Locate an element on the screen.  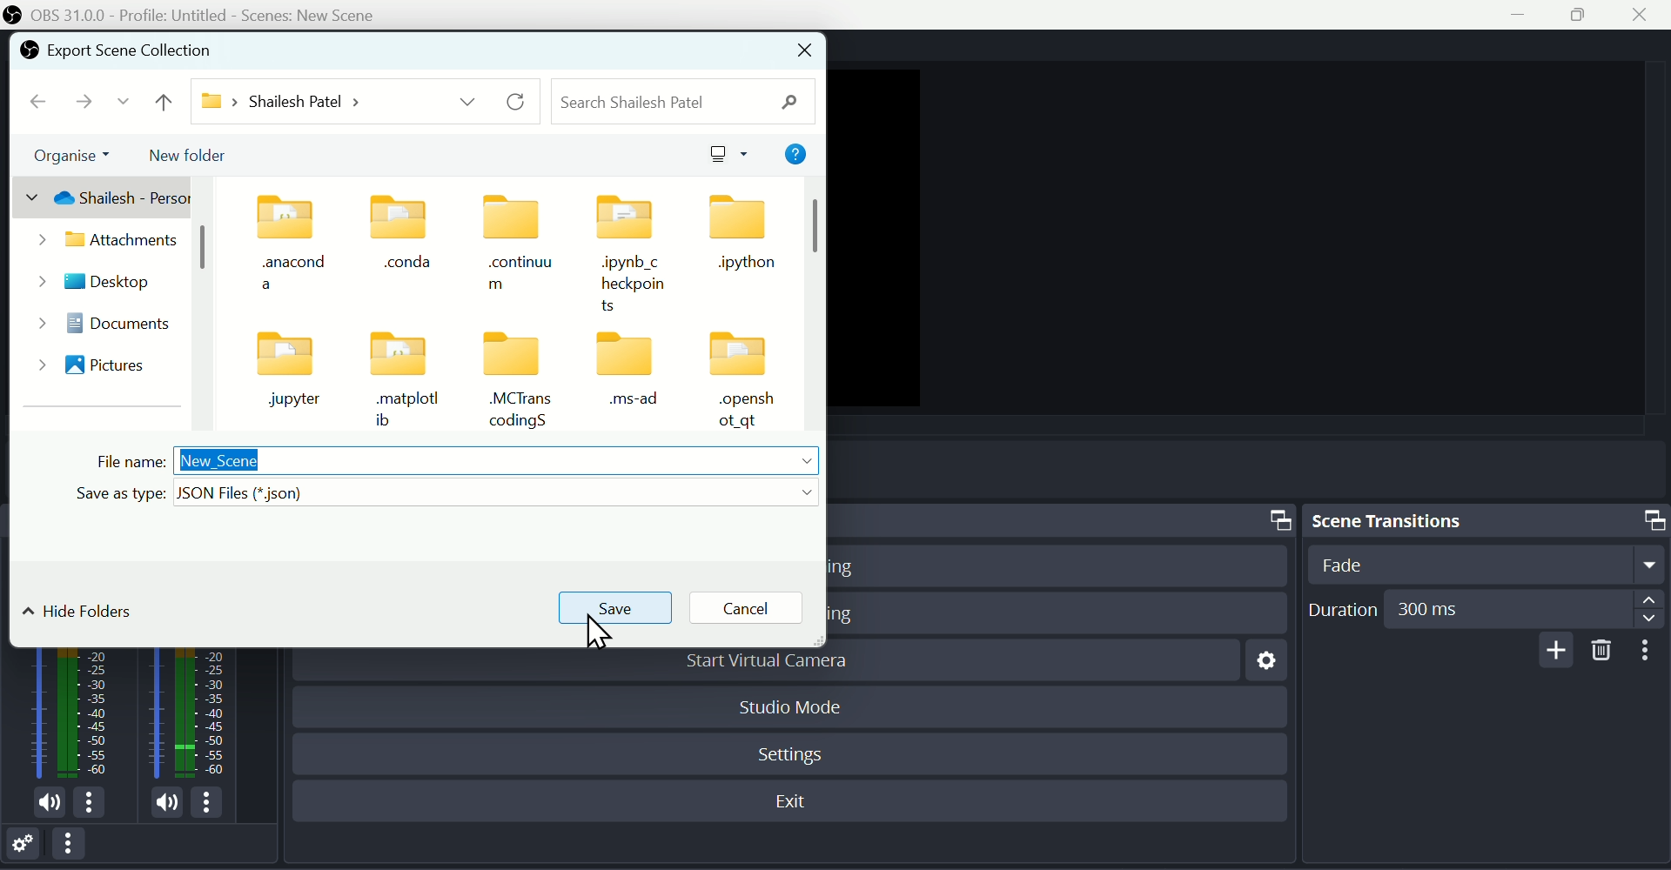
Settings is located at coordinates (28, 847).